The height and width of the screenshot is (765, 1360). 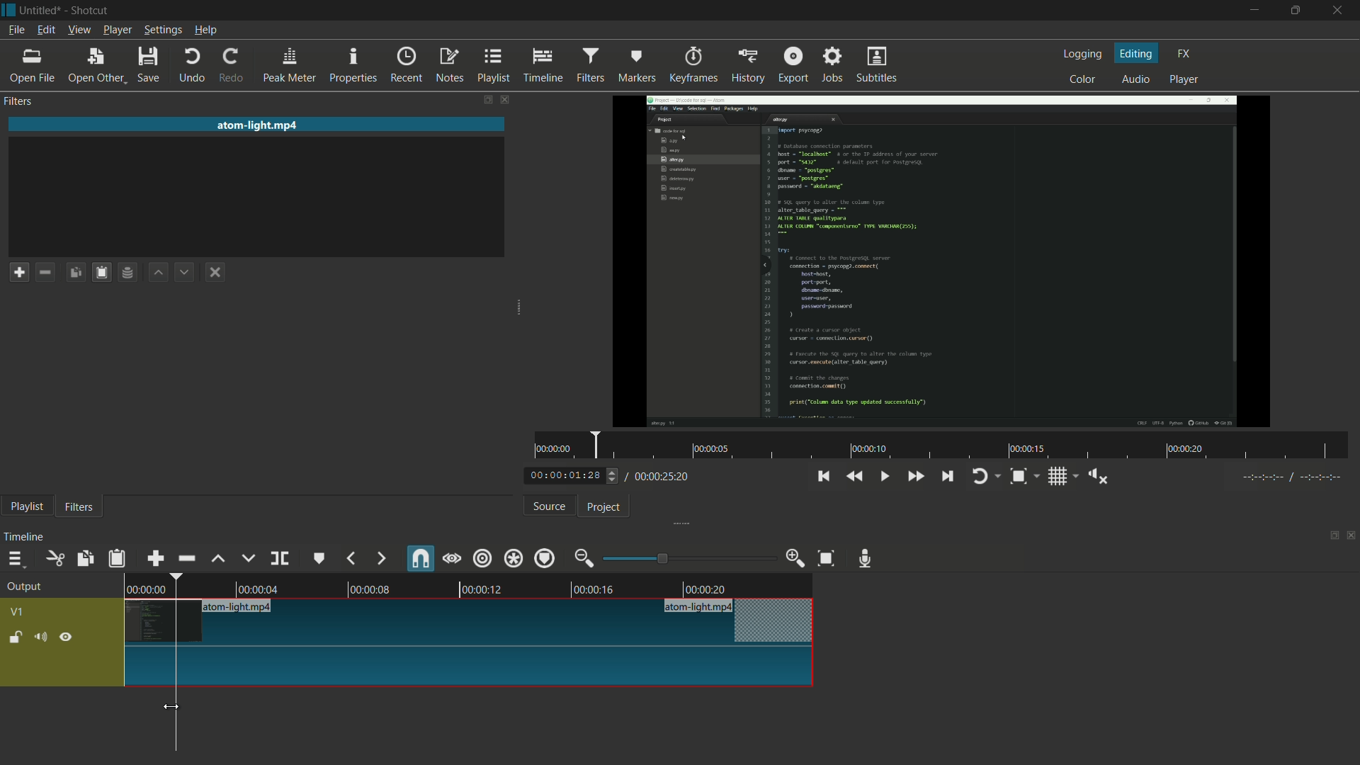 I want to click on time, so click(x=943, y=446).